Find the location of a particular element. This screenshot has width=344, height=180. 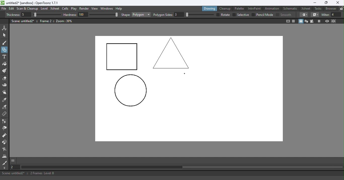

Edit is located at coordinates (12, 9).